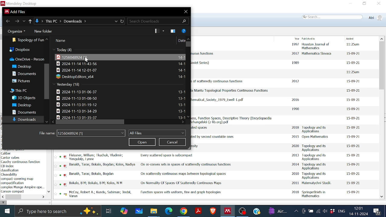 Image resolution: width=386 pixels, height=217 pixels. I want to click on File, so click(77, 105).